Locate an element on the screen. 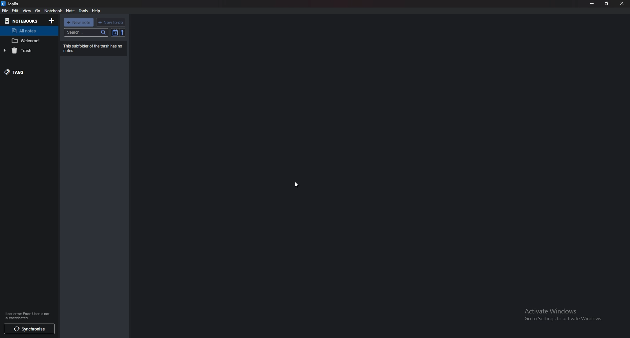 The width and height of the screenshot is (630, 338). Note is located at coordinates (70, 11).